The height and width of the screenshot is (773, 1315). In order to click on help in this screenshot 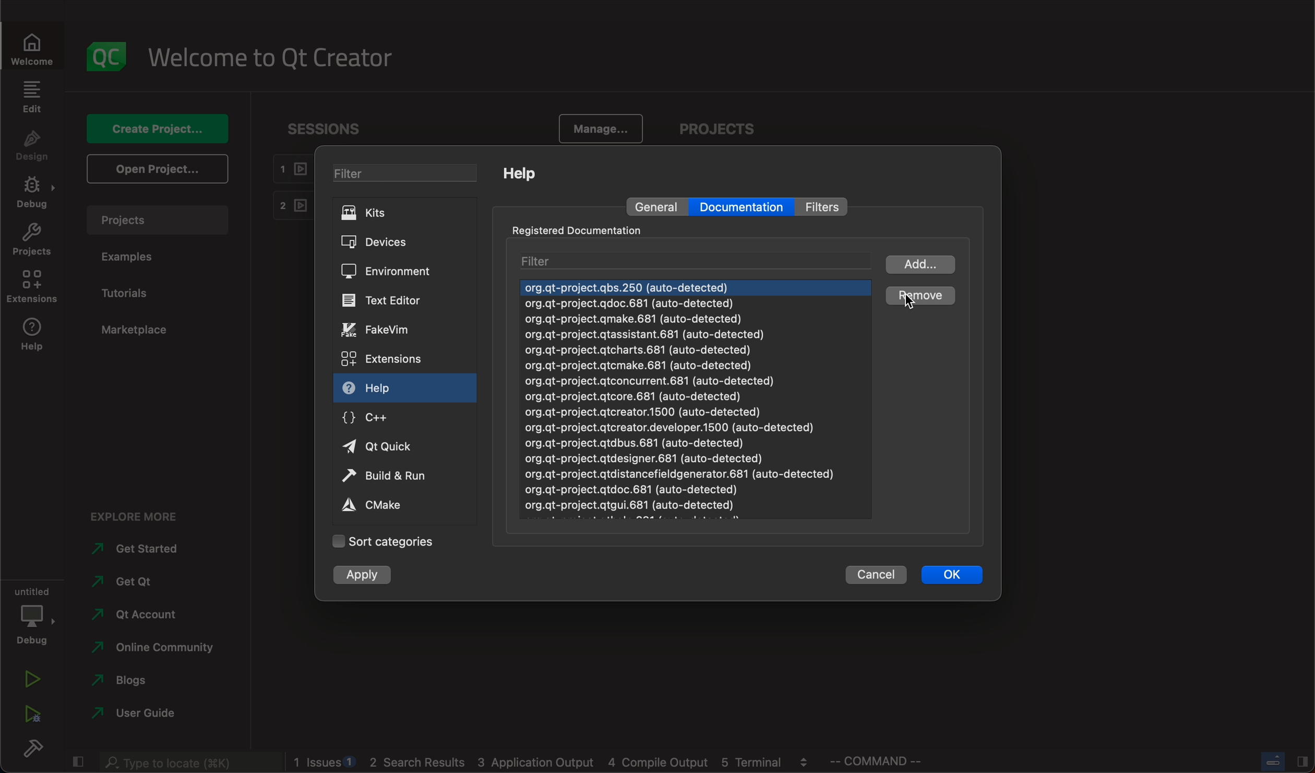, I will do `click(521, 175)`.